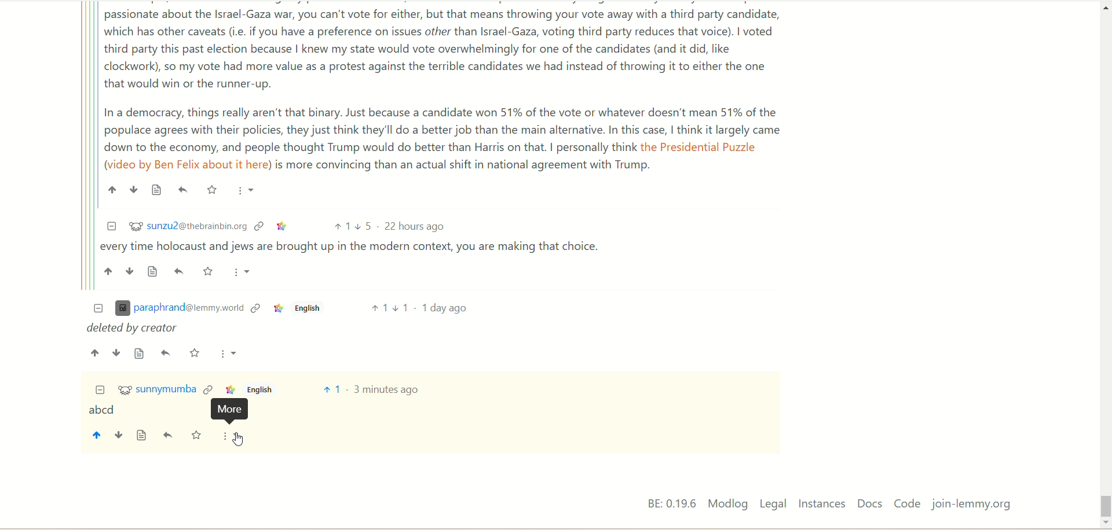 The image size is (1112, 530). What do you see at coordinates (184, 190) in the screenshot?
I see `Reply` at bounding box center [184, 190].